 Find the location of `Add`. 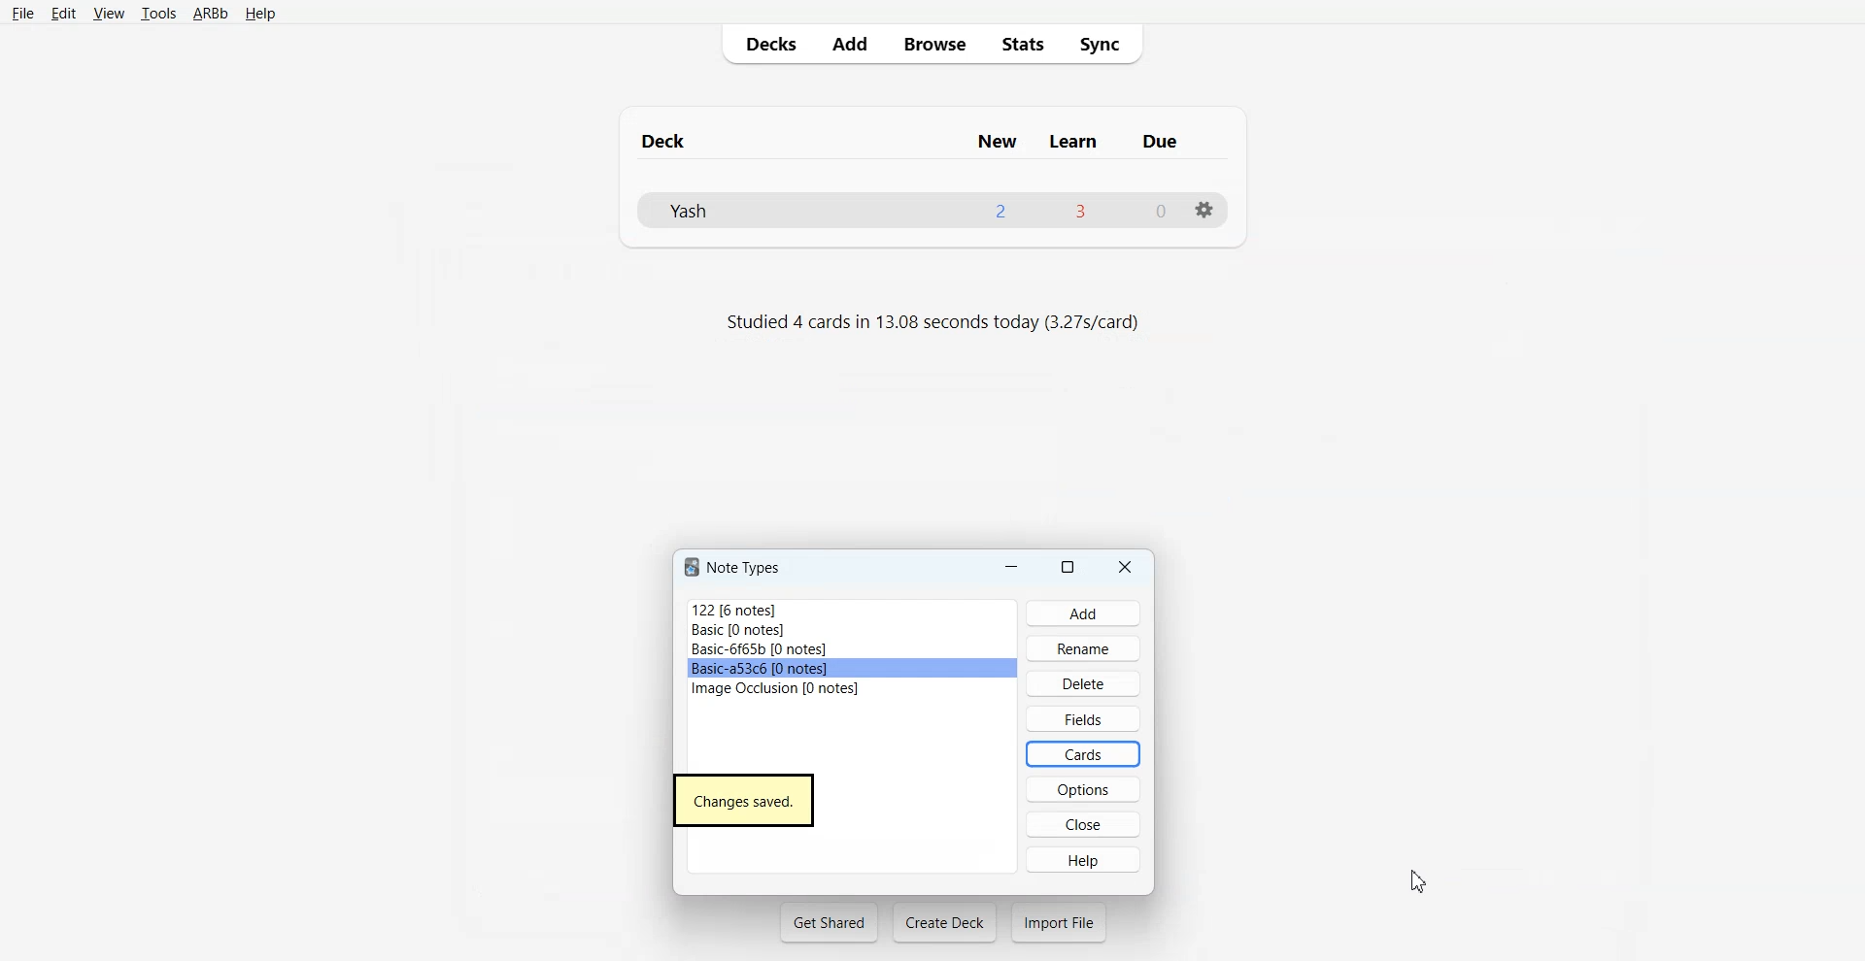

Add is located at coordinates (849, 44).